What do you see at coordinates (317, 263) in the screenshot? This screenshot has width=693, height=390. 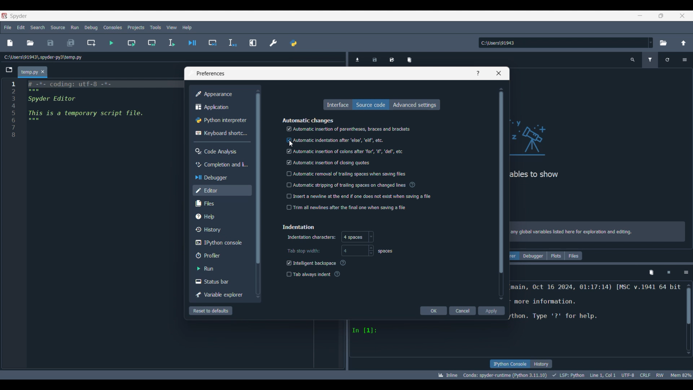 I see `Intelligent backspace (?)` at bounding box center [317, 263].